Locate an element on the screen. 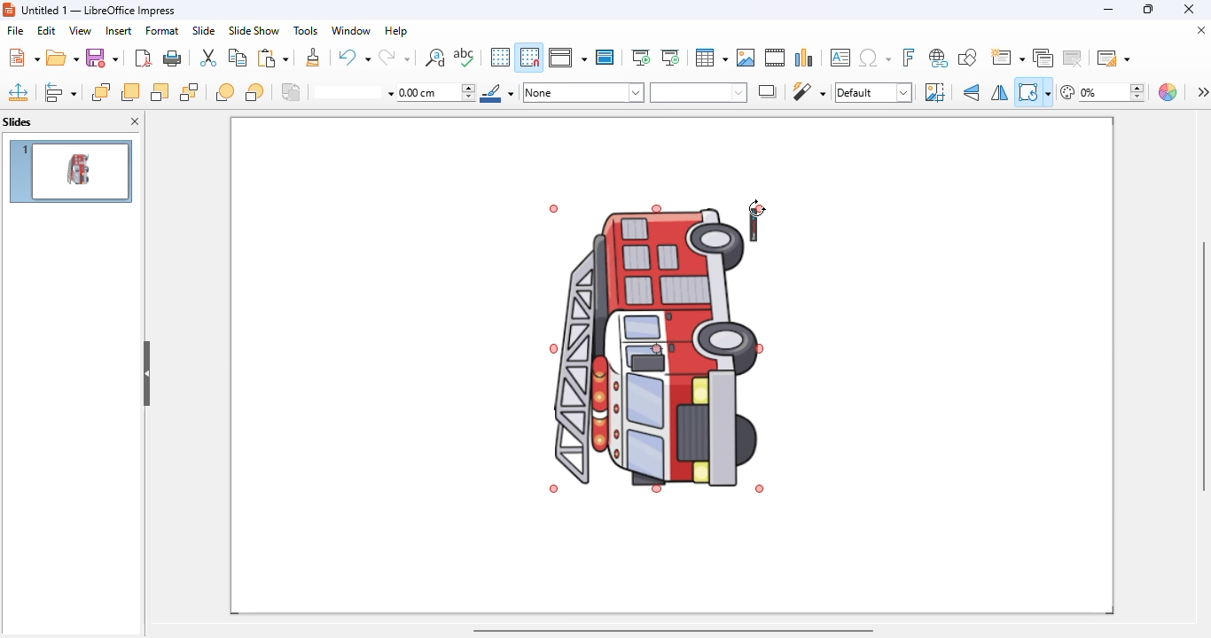 This screenshot has height=638, width=1211. slide layout is located at coordinates (1112, 57).